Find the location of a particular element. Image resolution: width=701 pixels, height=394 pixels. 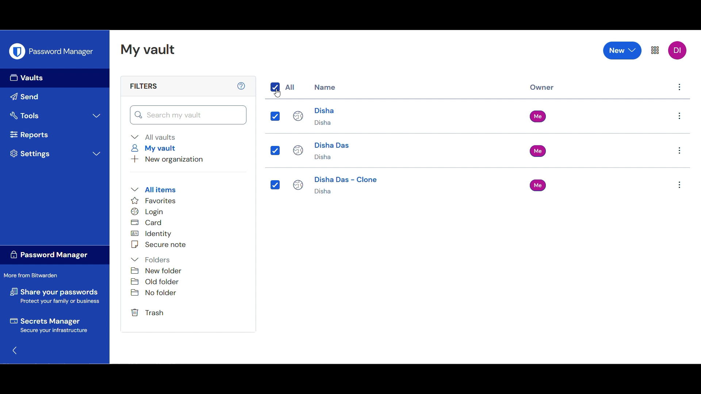

Indicates toggle on/off is located at coordinates (276, 116).